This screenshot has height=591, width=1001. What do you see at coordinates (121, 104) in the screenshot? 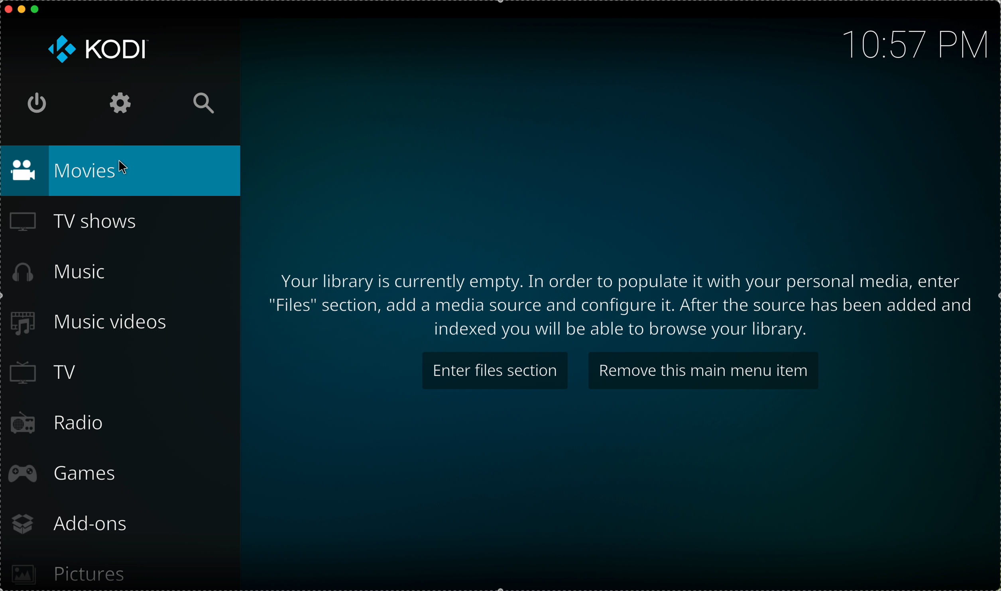
I see `click on settings` at bounding box center [121, 104].